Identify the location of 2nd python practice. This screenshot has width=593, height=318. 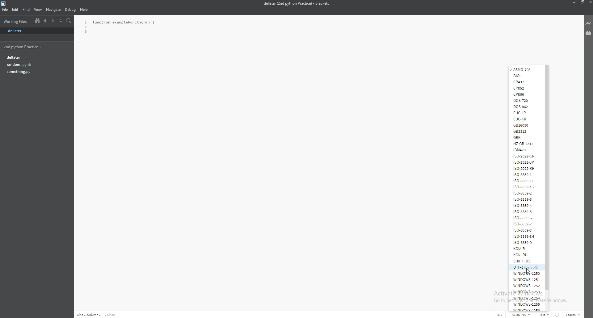
(23, 47).